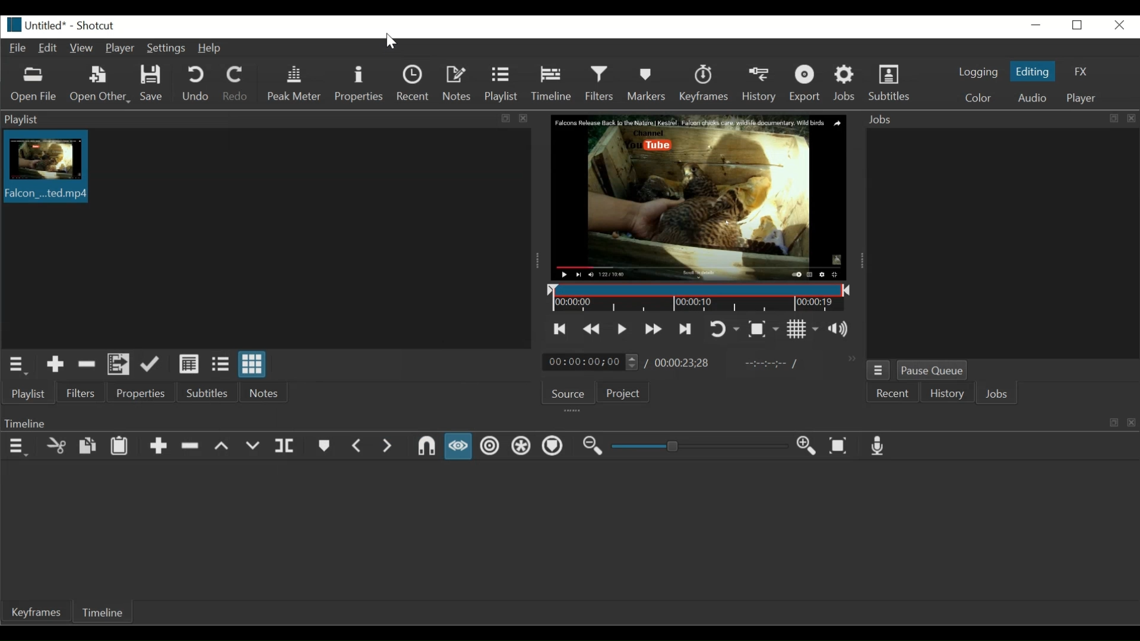  I want to click on Subtitles, so click(207, 392).